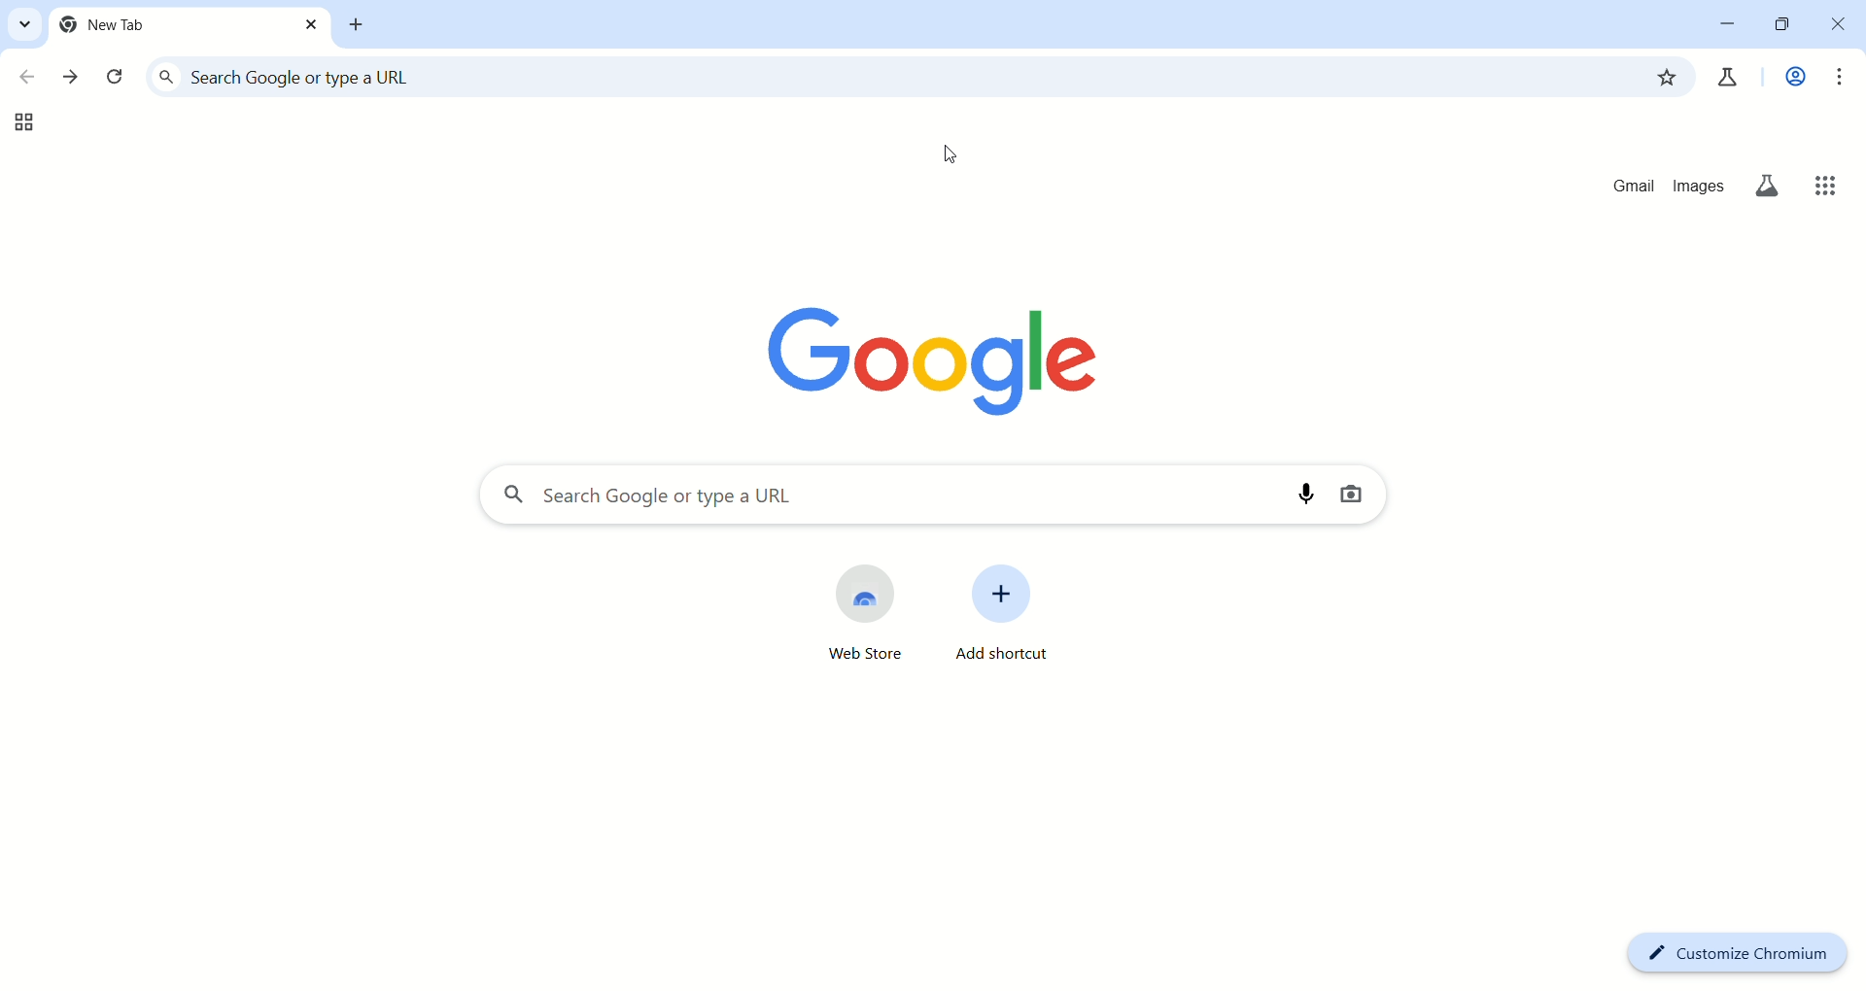  Describe the element at coordinates (1827, 187) in the screenshot. I see `google apps` at that location.